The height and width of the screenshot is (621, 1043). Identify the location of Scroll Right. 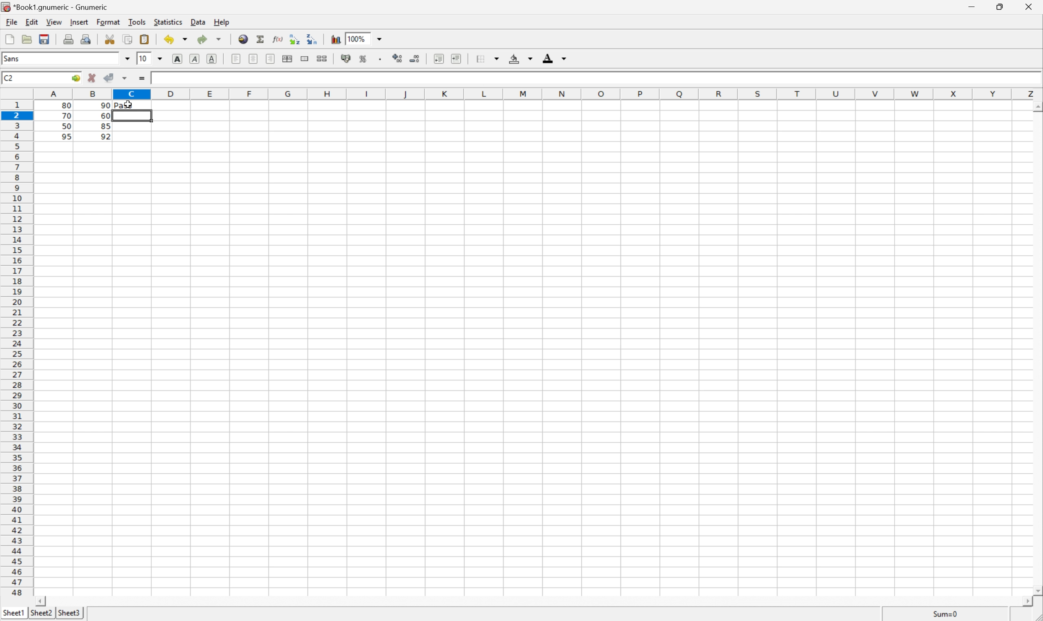
(1024, 601).